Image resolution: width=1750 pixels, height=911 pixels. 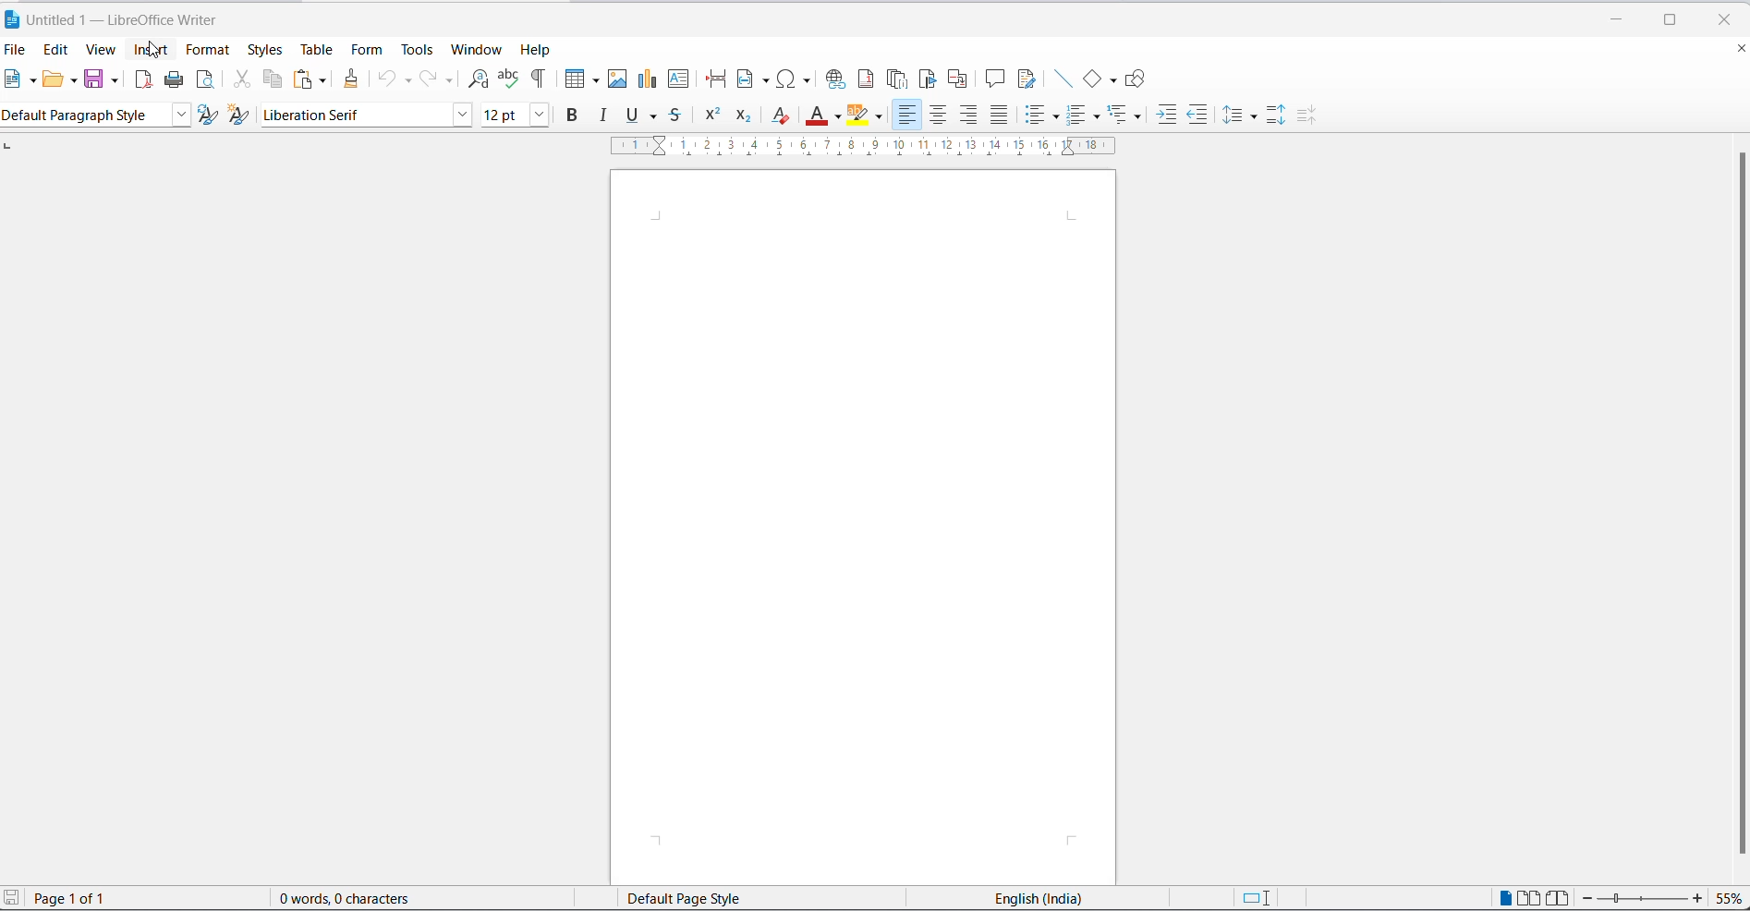 I want to click on find and replace, so click(x=480, y=77).